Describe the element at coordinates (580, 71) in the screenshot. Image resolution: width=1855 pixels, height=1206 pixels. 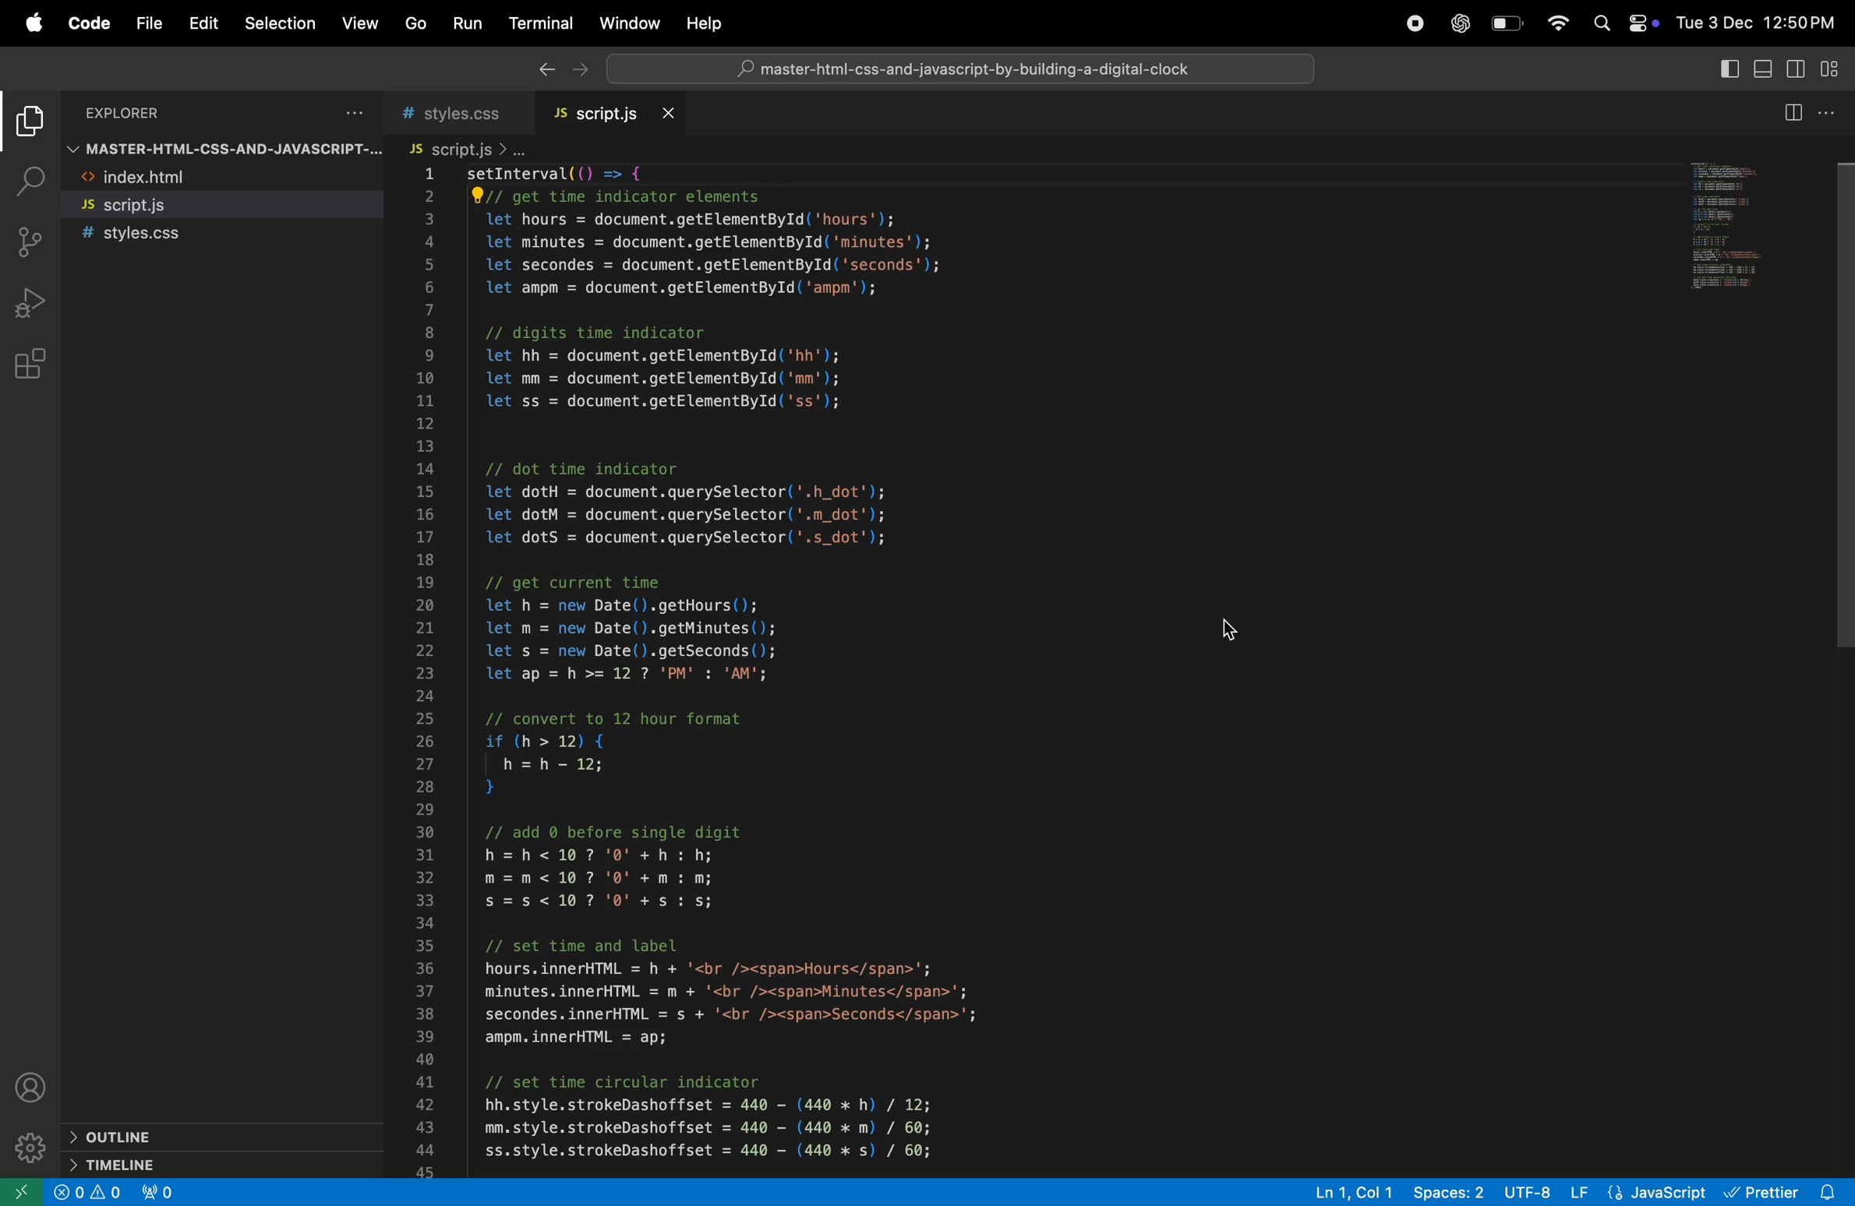
I see `forward` at that location.